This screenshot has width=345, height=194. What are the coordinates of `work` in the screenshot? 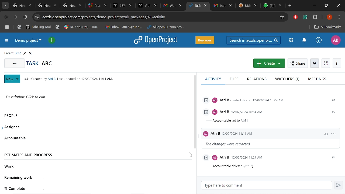 It's located at (9, 167).